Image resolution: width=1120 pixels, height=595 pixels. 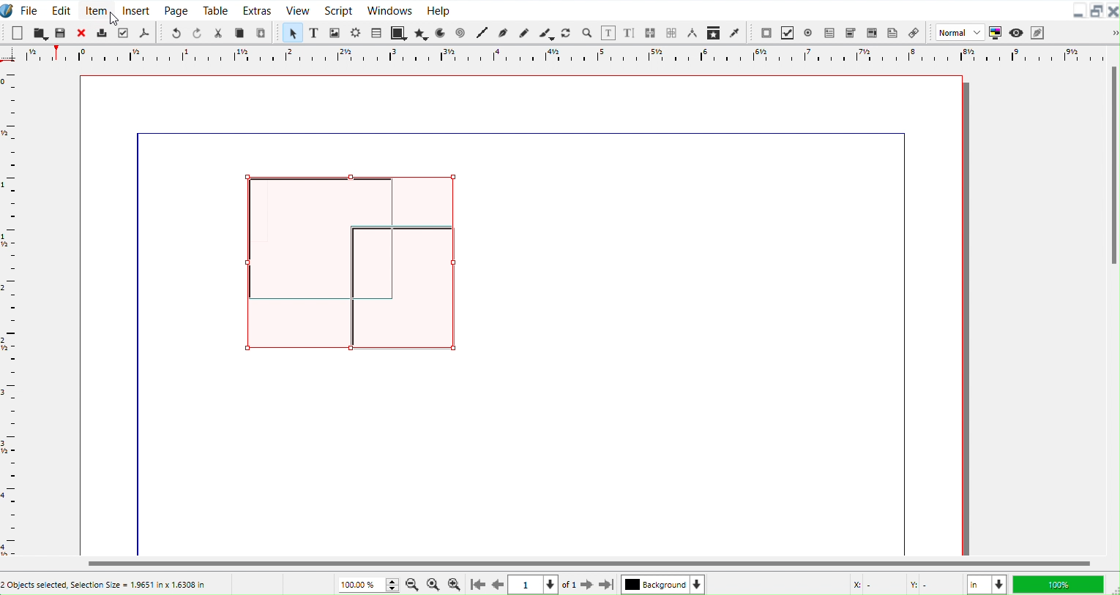 I want to click on Page, so click(x=175, y=10).